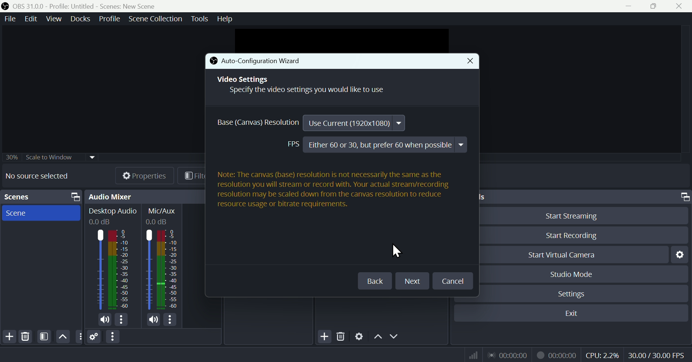  Describe the element at coordinates (105, 320) in the screenshot. I see `mic` at that location.